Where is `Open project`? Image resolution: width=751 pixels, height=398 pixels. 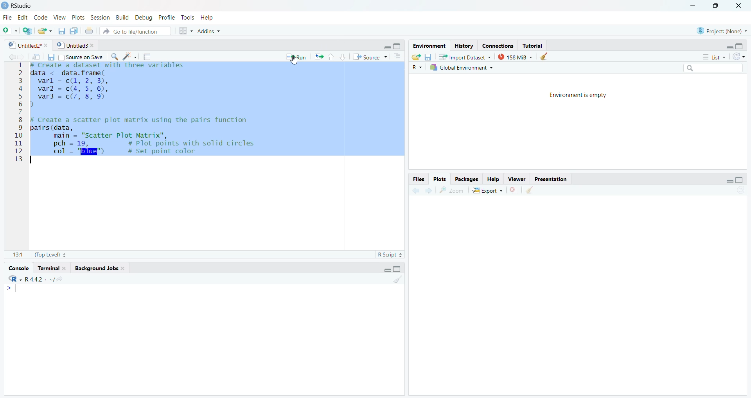 Open project is located at coordinates (45, 29).